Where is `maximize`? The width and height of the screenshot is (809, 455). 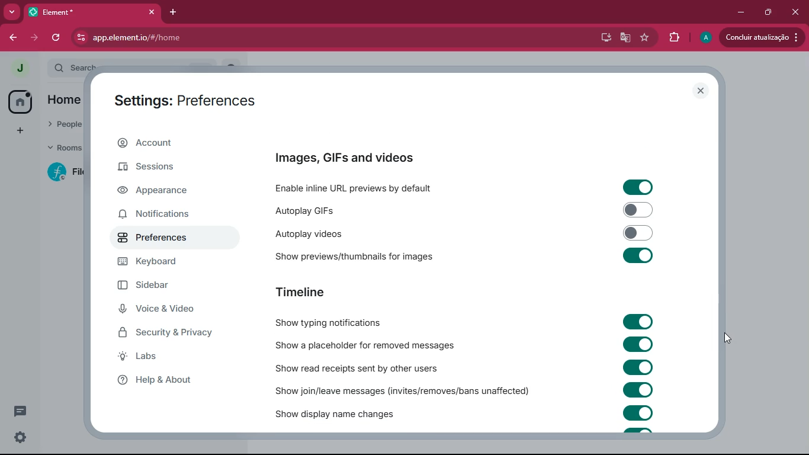
maximize is located at coordinates (769, 12).